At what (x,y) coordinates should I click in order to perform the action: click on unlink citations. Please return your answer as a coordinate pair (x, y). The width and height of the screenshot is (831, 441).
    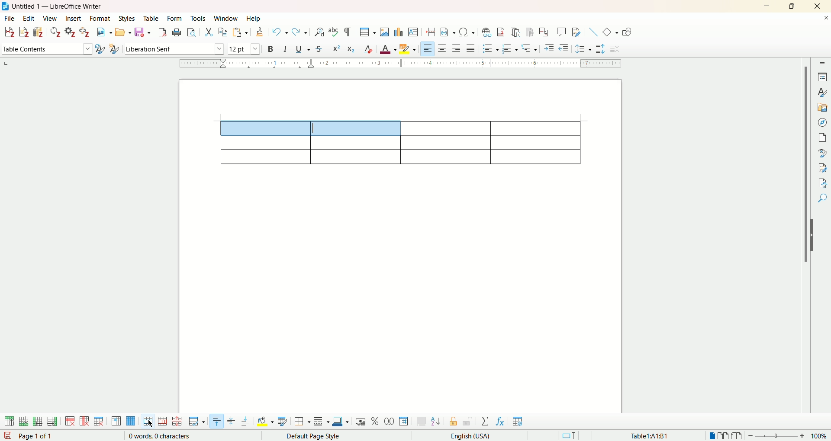
    Looking at the image, I should click on (84, 32).